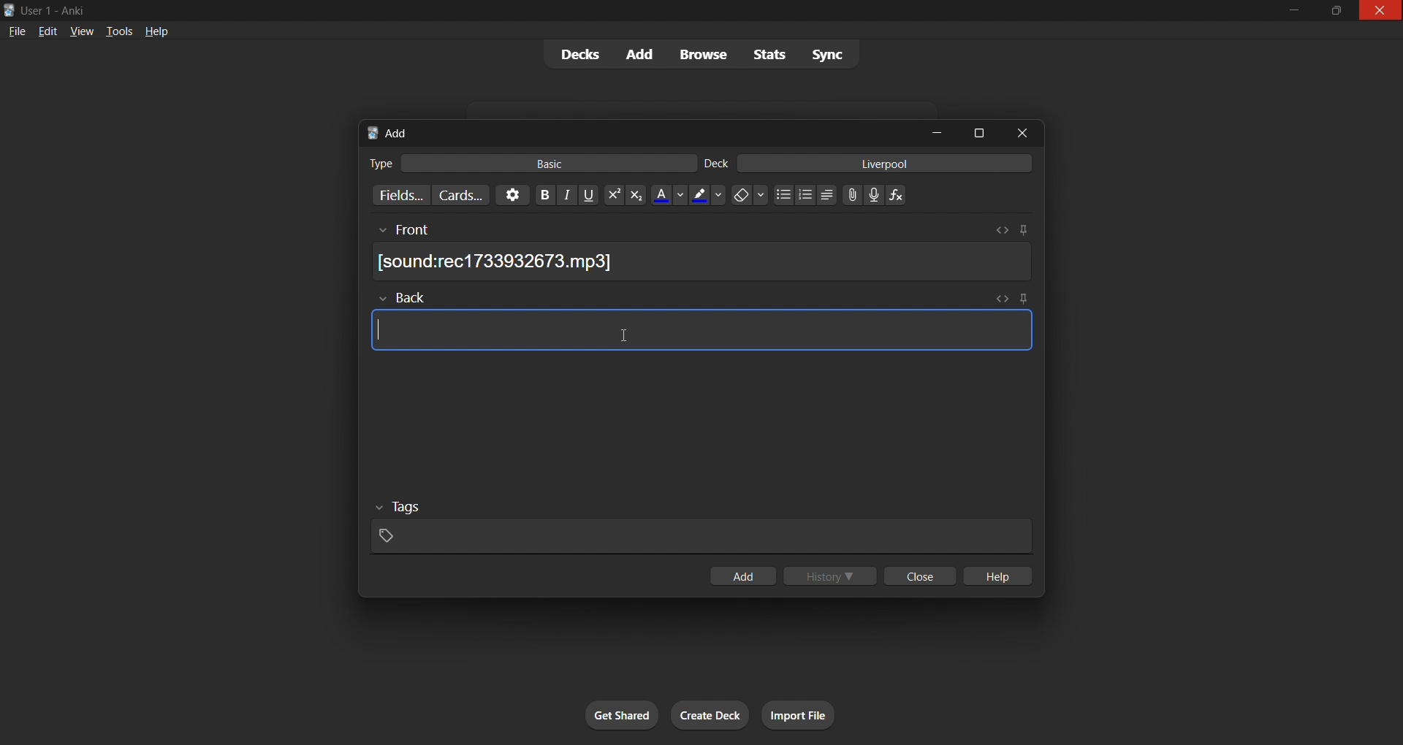 Image resolution: width=1403 pixels, height=745 pixels. What do you see at coordinates (707, 53) in the screenshot?
I see `browse` at bounding box center [707, 53].